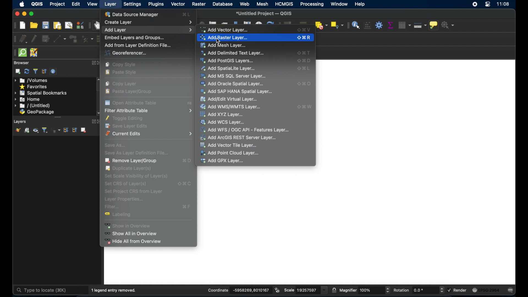  I want to click on , so click(304, 61).